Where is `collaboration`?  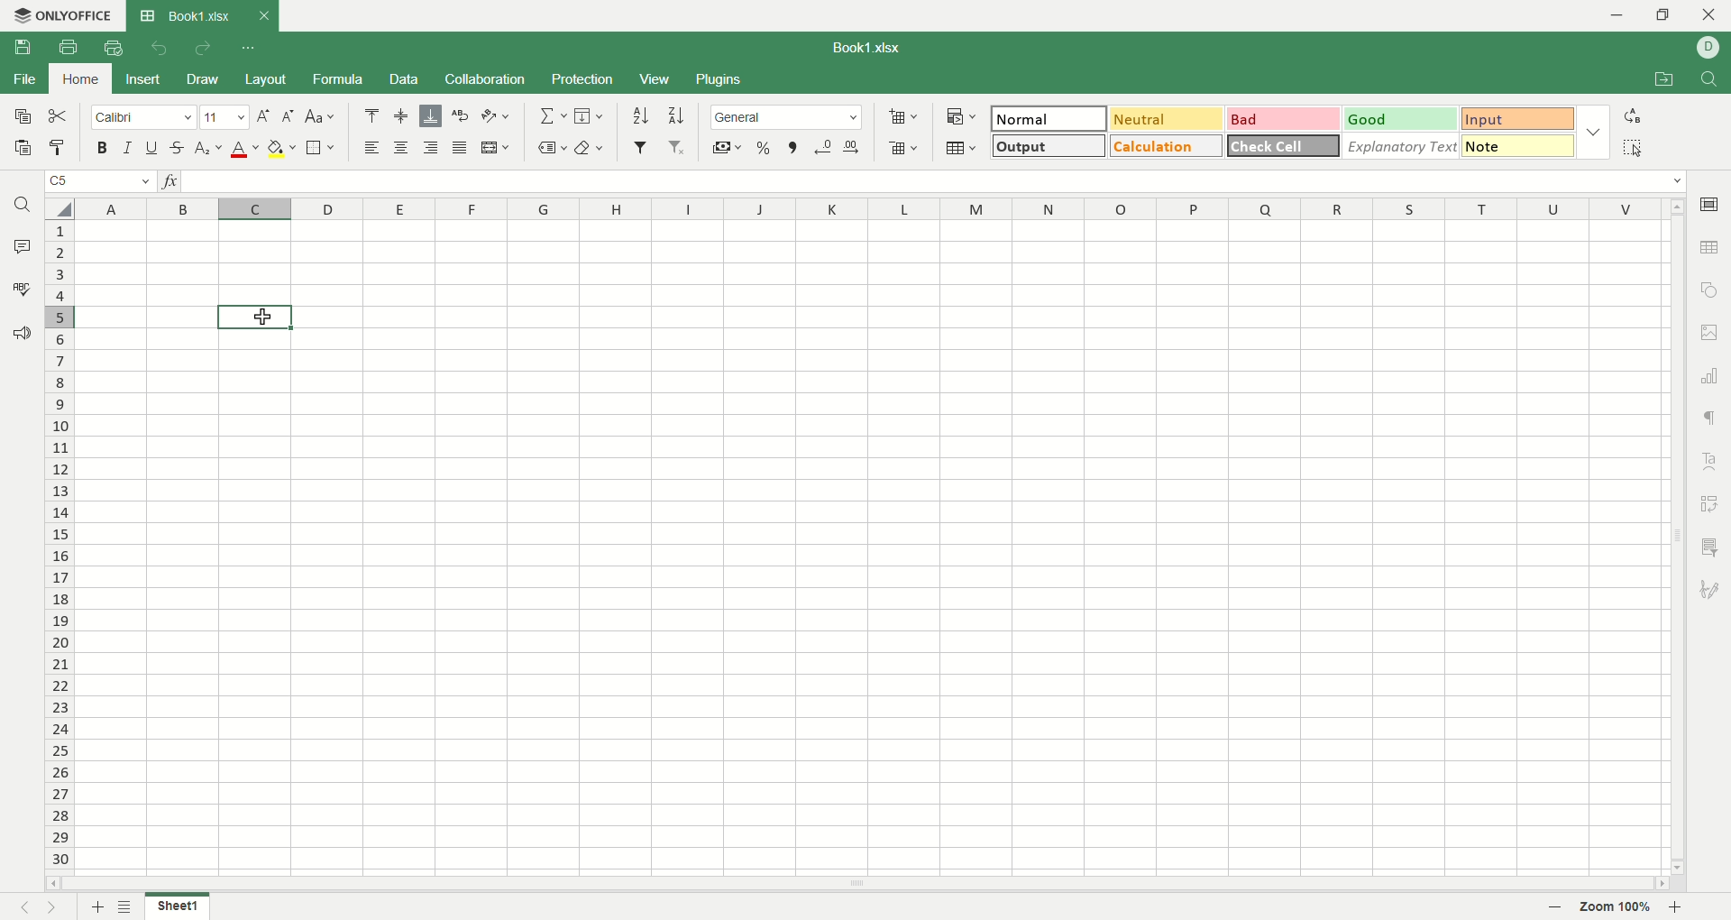
collaboration is located at coordinates (486, 81).